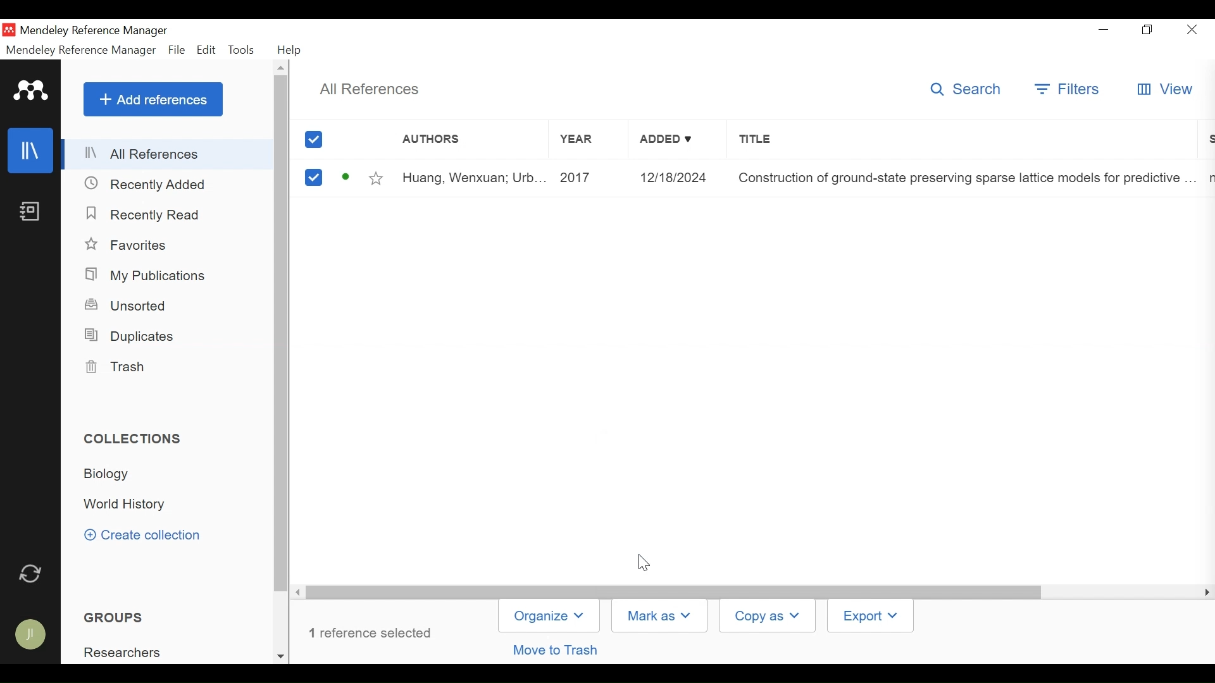 This screenshot has width=1215, height=683. I want to click on Avatar, so click(32, 634).